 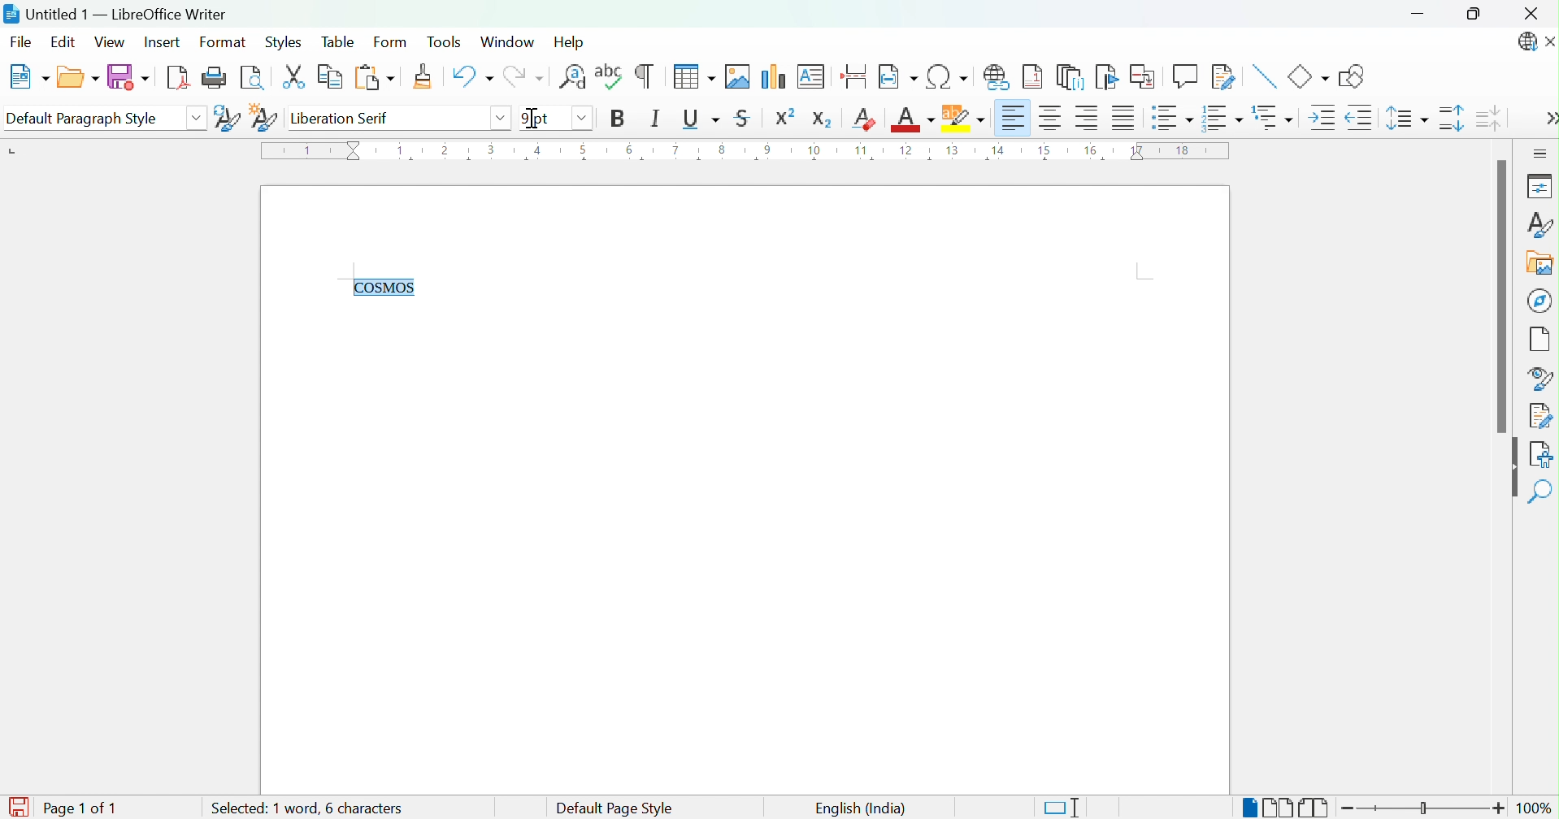 I want to click on Multiple-page view, so click(x=1279, y=808).